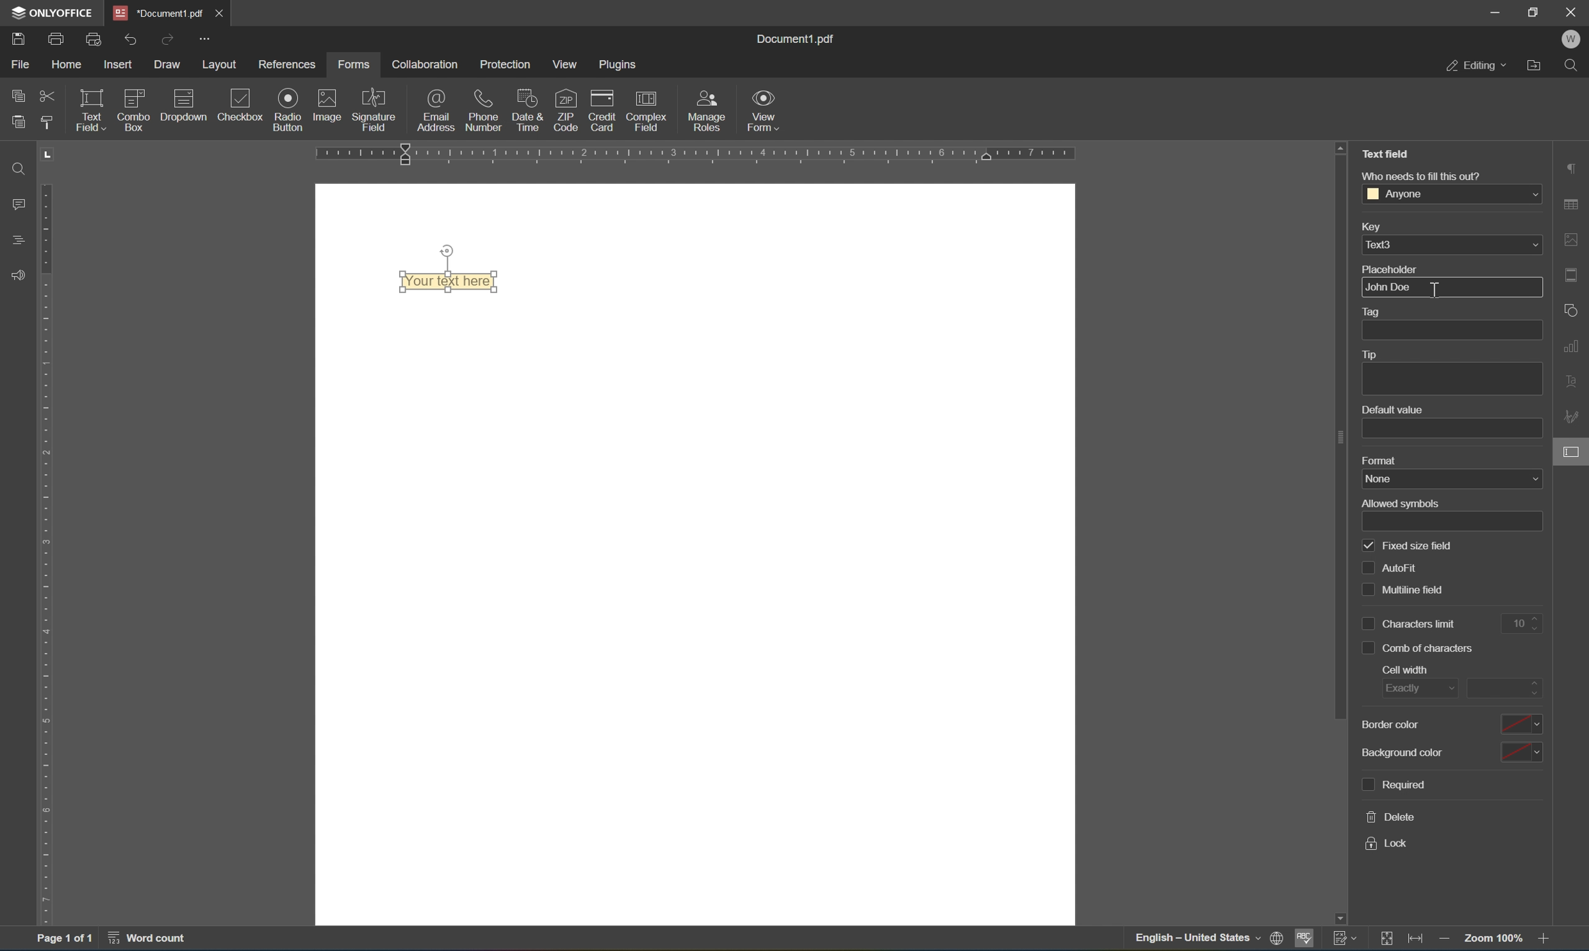 The width and height of the screenshot is (1589, 951). I want to click on background color, so click(1453, 750).